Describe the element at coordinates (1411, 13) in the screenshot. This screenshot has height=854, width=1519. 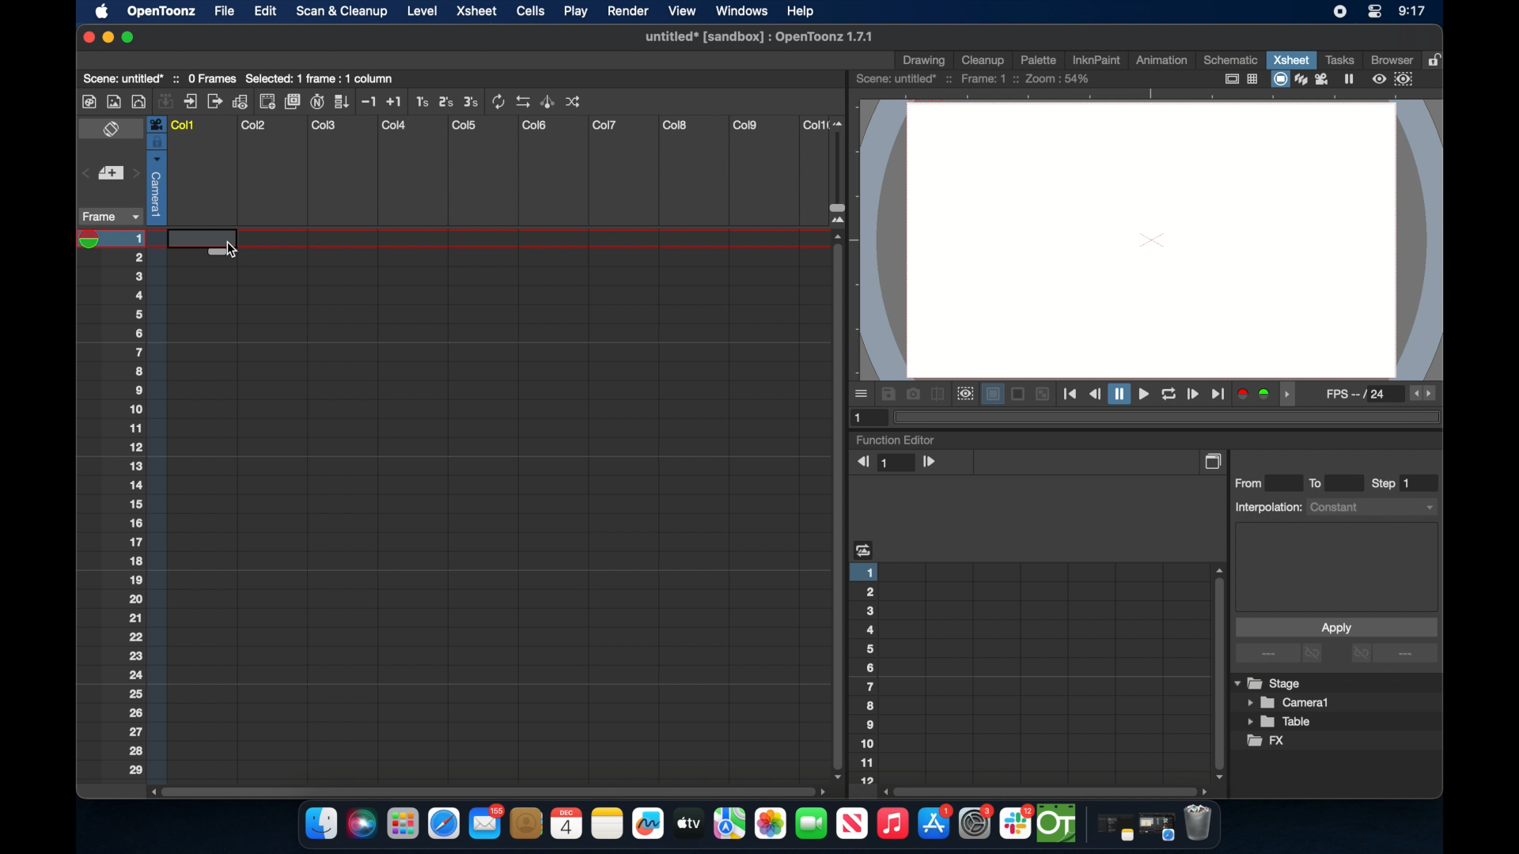
I see `time` at that location.